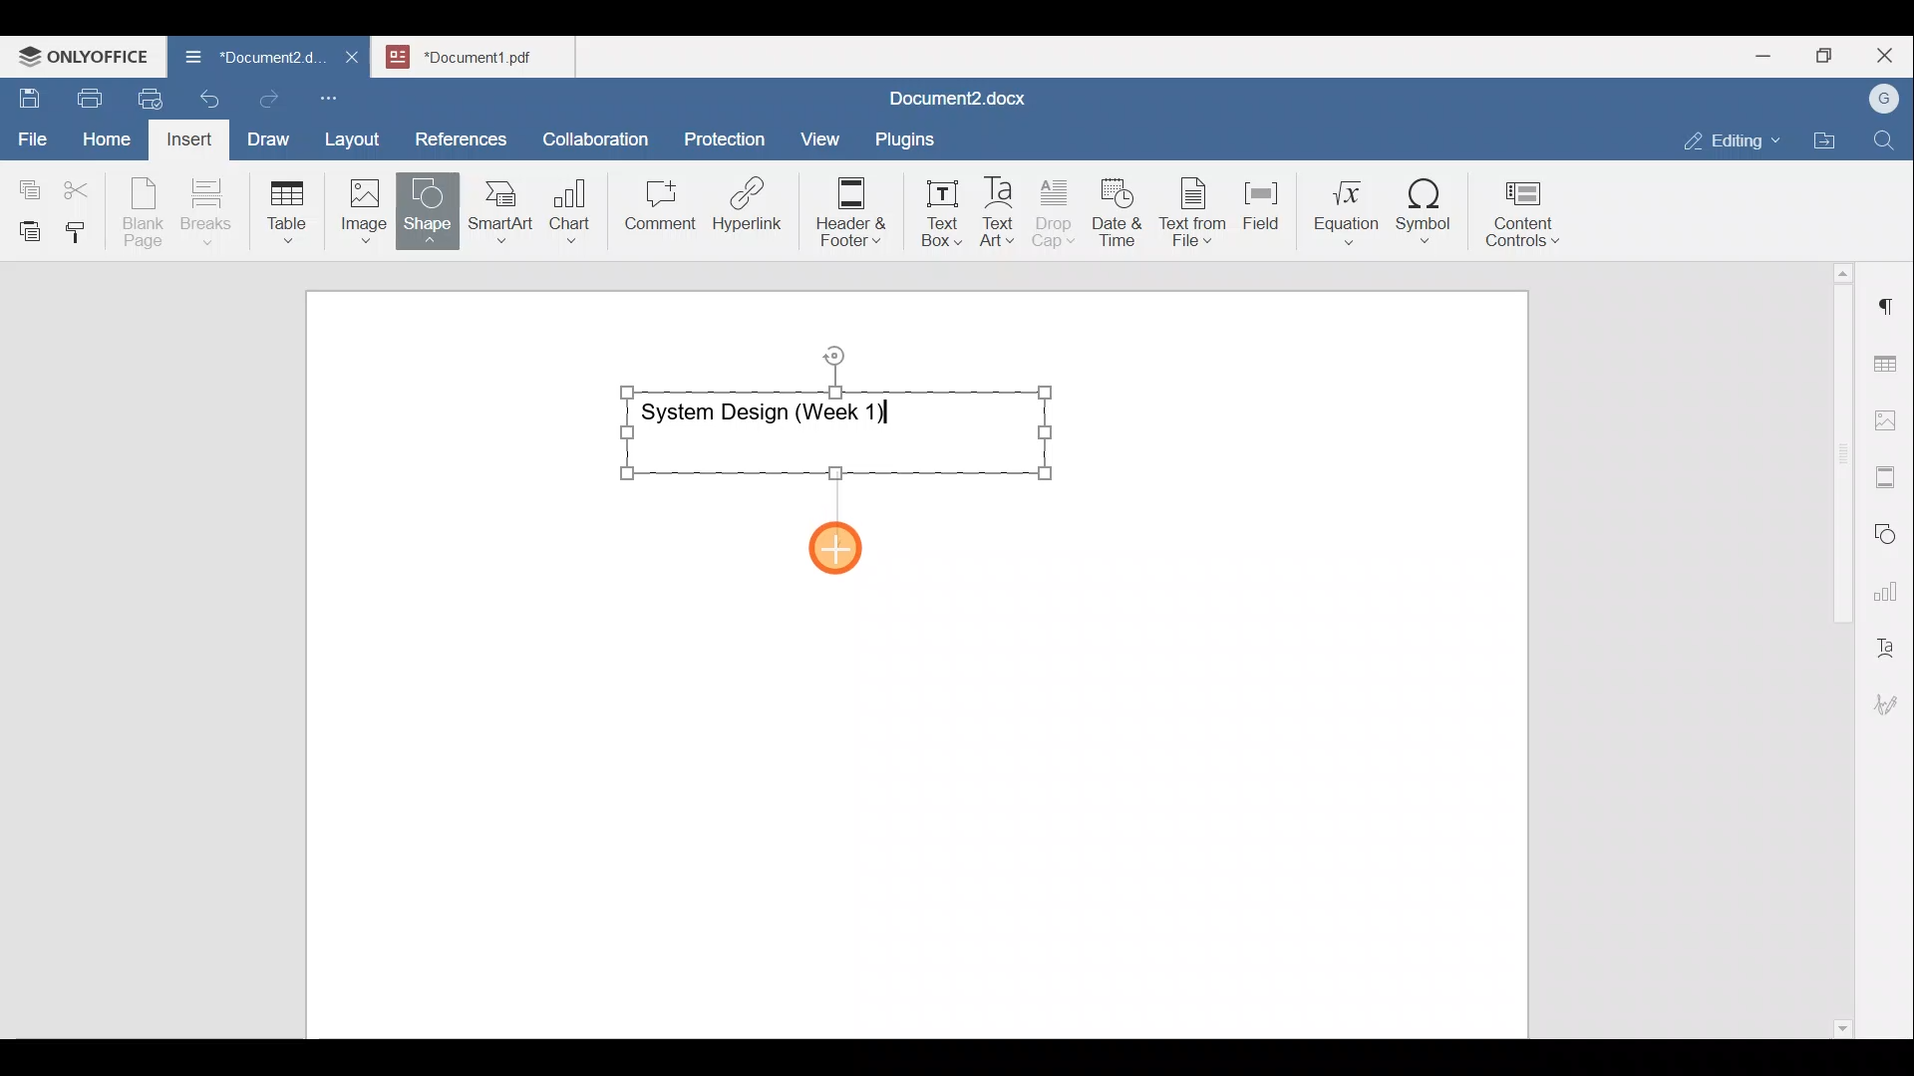 The image size is (1914, 1076). Describe the element at coordinates (592, 129) in the screenshot. I see `Collaboration` at that location.